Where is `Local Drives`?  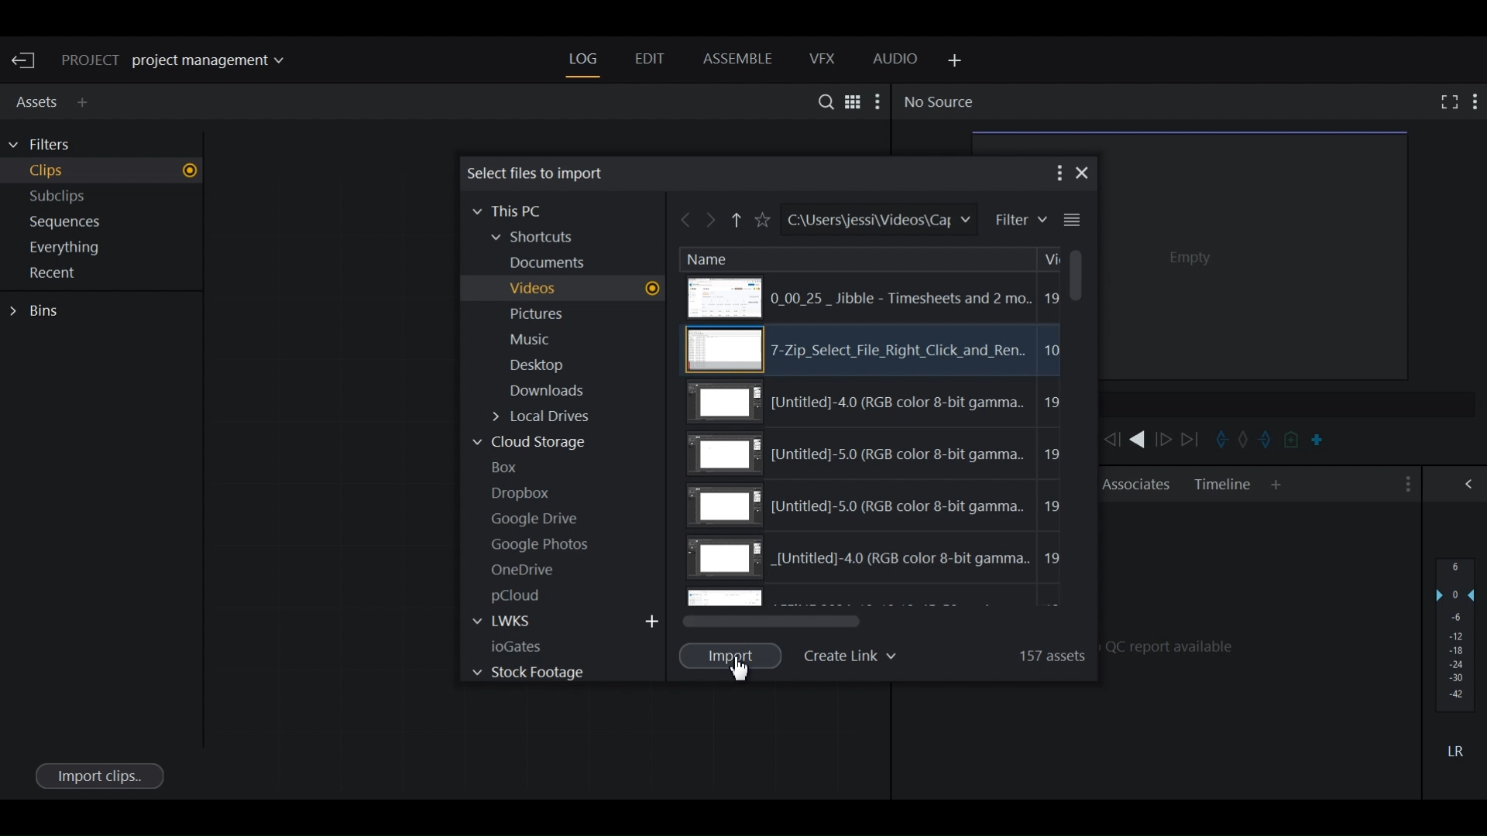 Local Drives is located at coordinates (555, 419).